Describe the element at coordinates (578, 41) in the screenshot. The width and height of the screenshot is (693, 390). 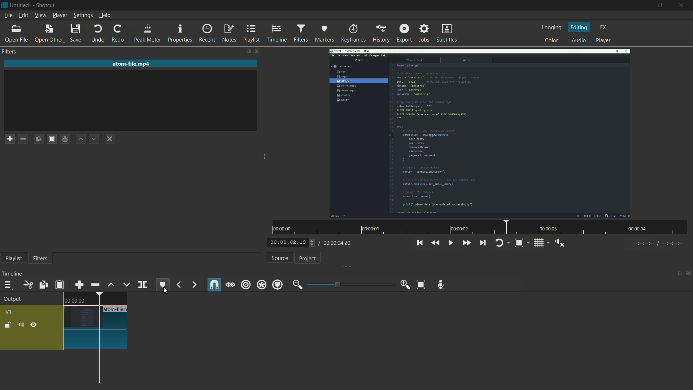
I see `audio` at that location.